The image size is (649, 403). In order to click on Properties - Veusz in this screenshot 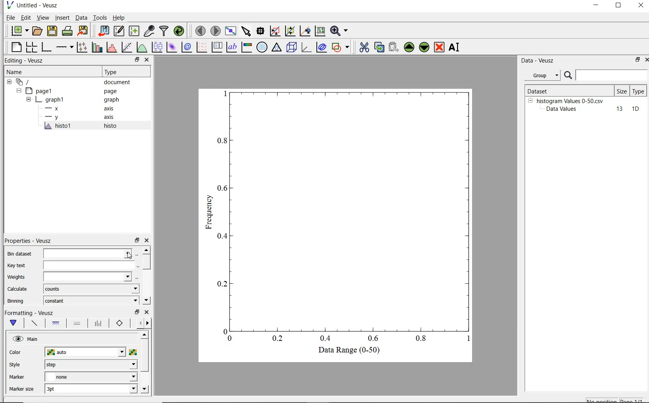, I will do `click(27, 240)`.